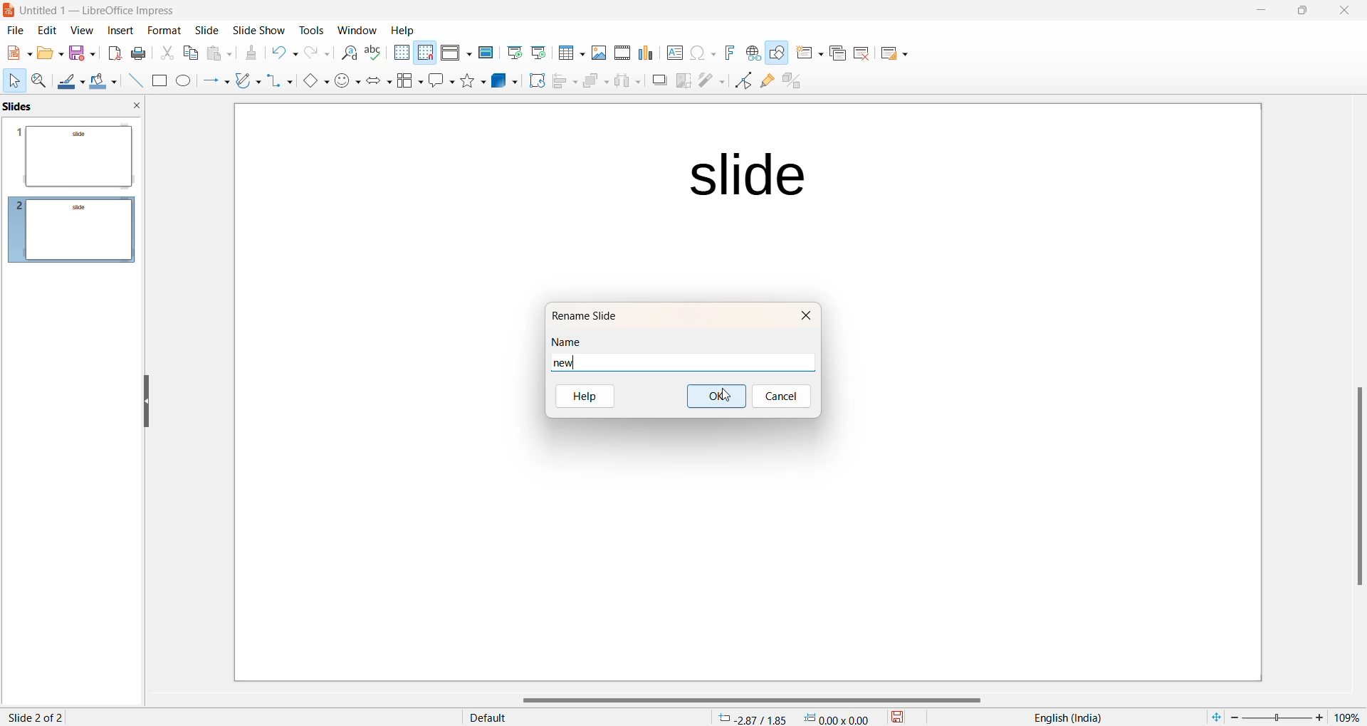 The image size is (1367, 726). Describe the element at coordinates (515, 53) in the screenshot. I see `Start from first slide` at that location.